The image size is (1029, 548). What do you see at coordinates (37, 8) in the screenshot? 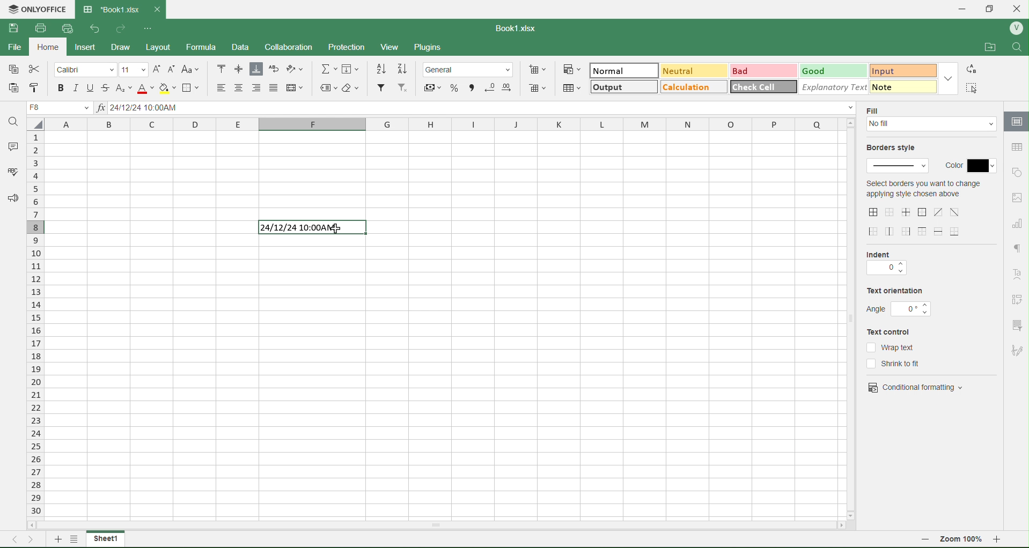
I see `ONLYOFFICE` at bounding box center [37, 8].